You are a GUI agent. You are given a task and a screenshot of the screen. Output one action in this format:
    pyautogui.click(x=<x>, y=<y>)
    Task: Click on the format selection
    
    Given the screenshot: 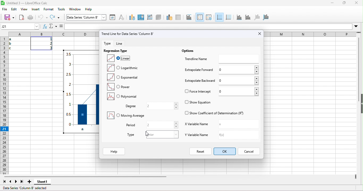 What is the action you would take?
    pyautogui.click(x=114, y=17)
    